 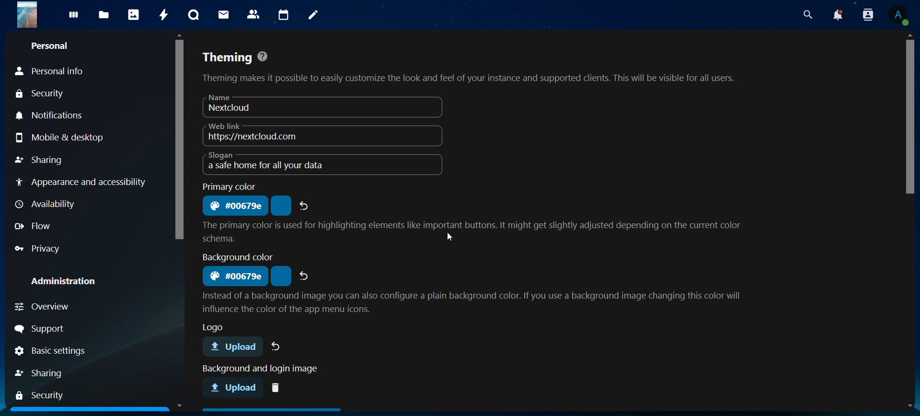 I want to click on photos, so click(x=133, y=14).